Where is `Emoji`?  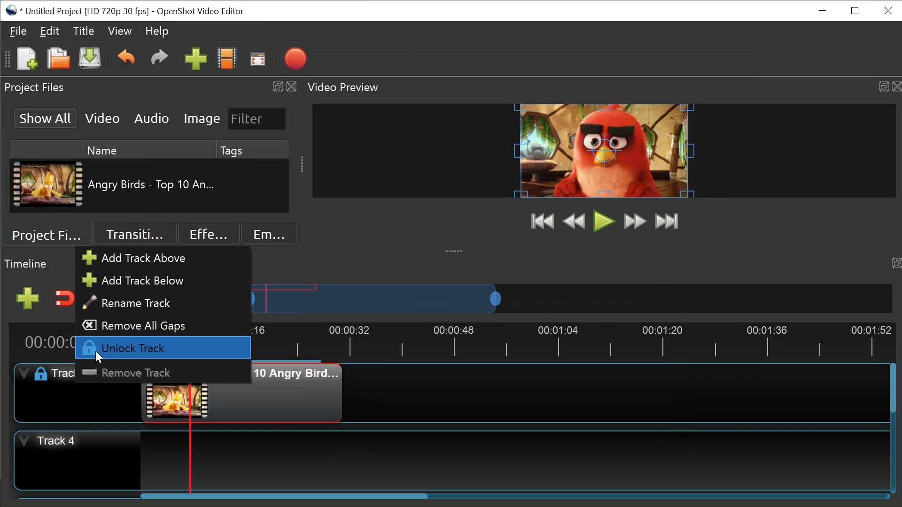 Emoji is located at coordinates (269, 233).